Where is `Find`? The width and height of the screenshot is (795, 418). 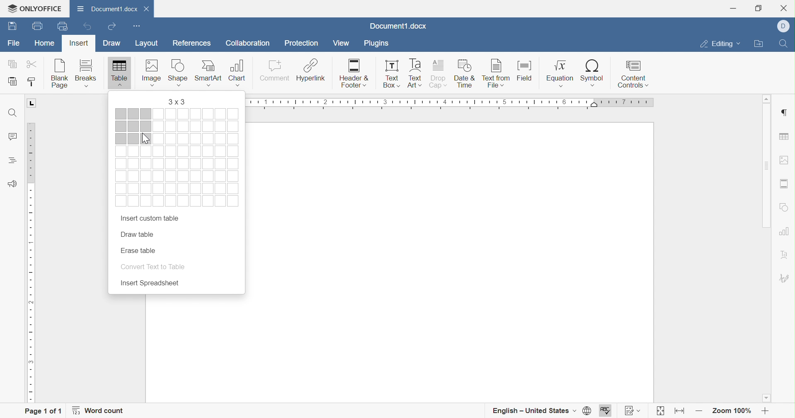
Find is located at coordinates (14, 112).